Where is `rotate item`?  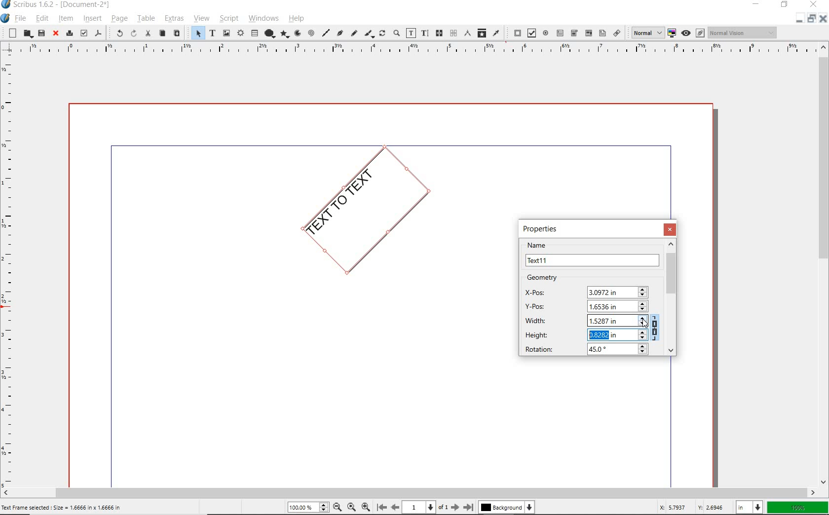
rotate item is located at coordinates (381, 34).